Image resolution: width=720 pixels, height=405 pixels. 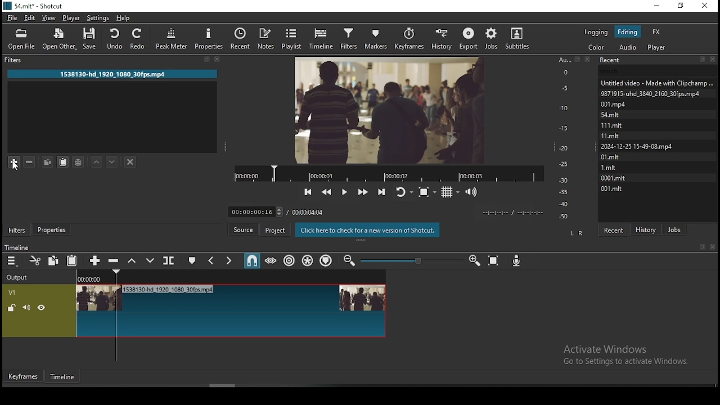 What do you see at coordinates (16, 248) in the screenshot?
I see `timeline` at bounding box center [16, 248].